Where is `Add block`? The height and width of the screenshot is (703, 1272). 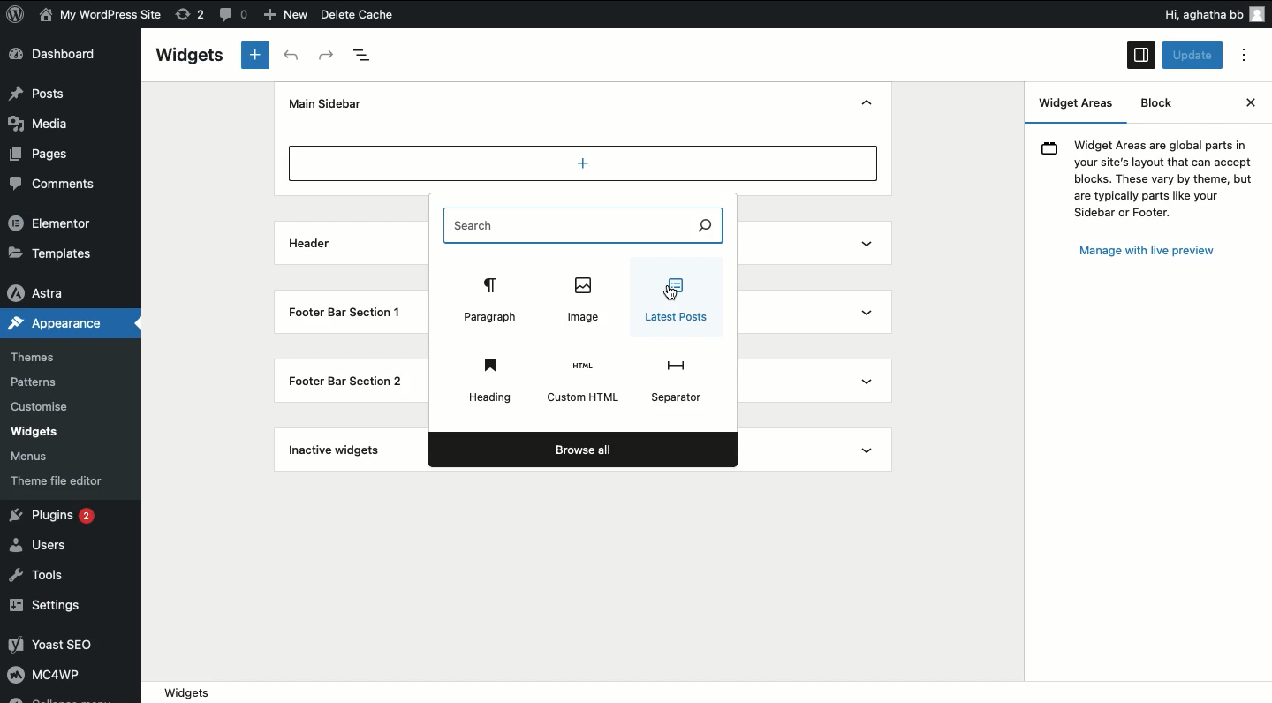
Add block is located at coordinates (585, 195).